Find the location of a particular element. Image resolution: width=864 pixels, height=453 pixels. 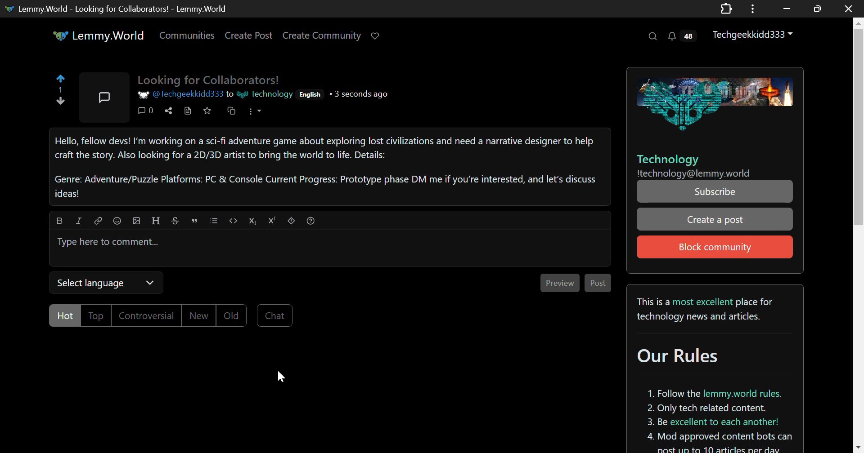

Technology is located at coordinates (667, 160).